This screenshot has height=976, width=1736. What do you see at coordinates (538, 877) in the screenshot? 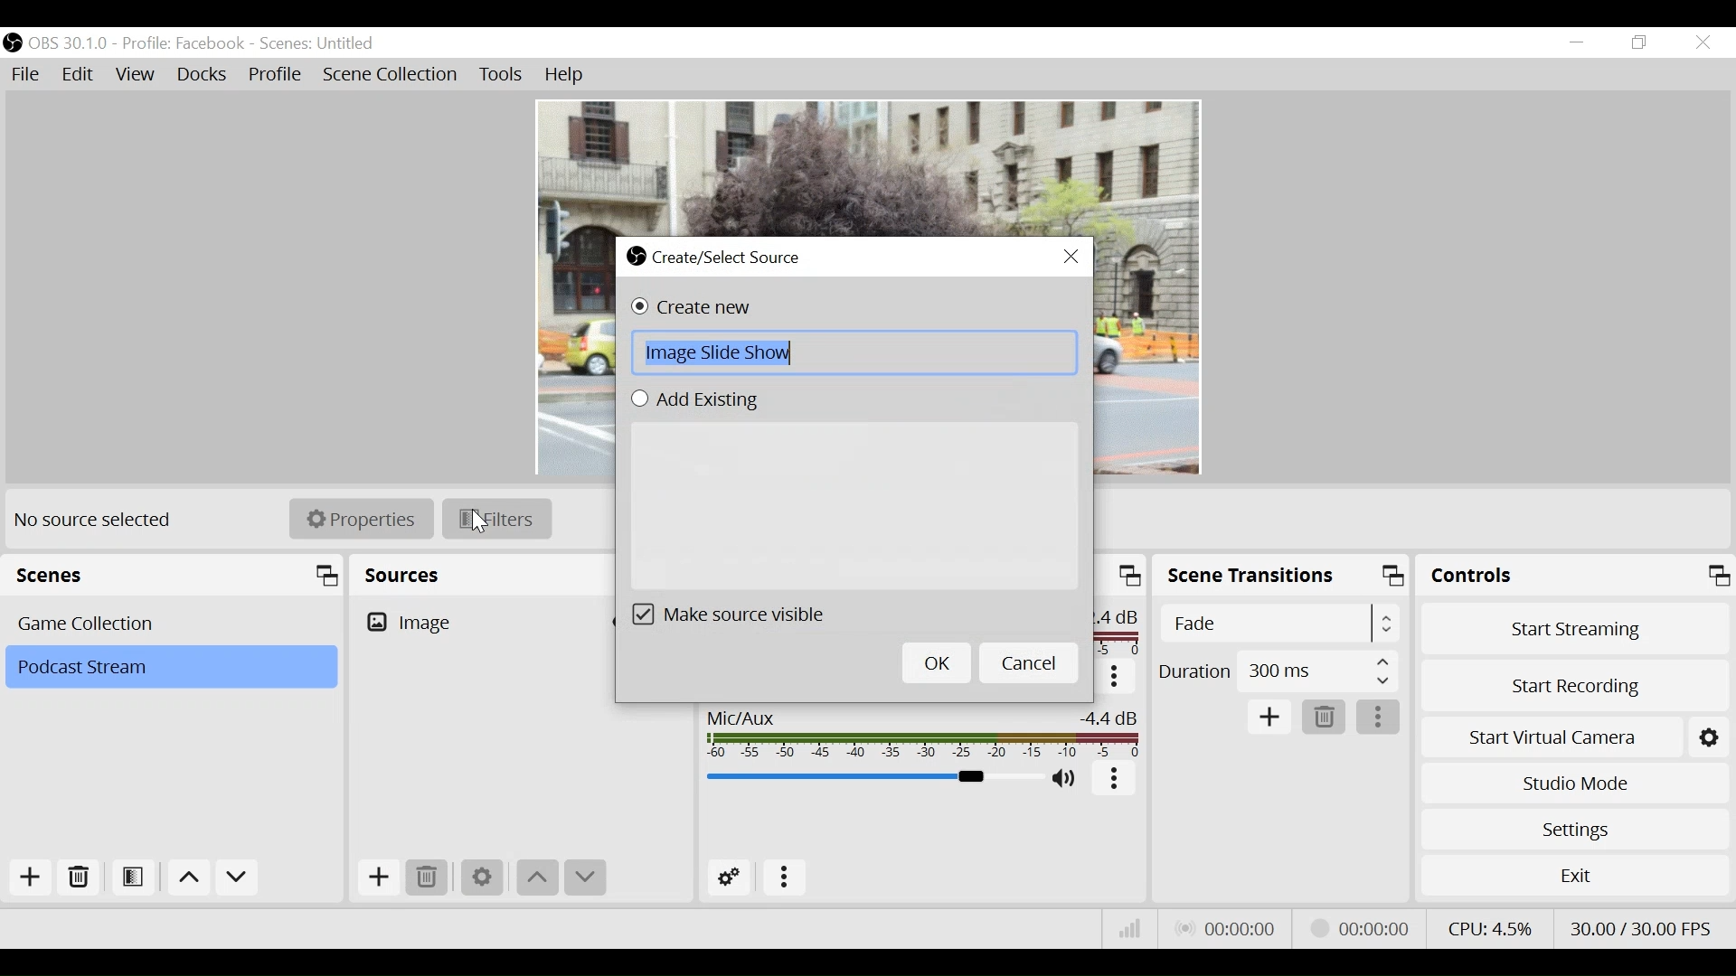
I see `Move up` at bounding box center [538, 877].